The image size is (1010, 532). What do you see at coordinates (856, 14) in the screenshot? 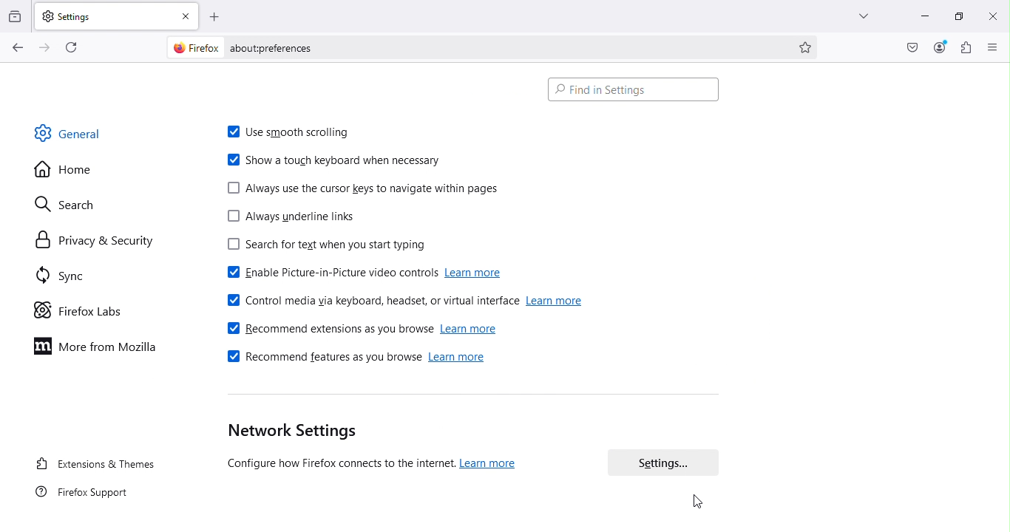
I see `List all tabs` at bounding box center [856, 14].